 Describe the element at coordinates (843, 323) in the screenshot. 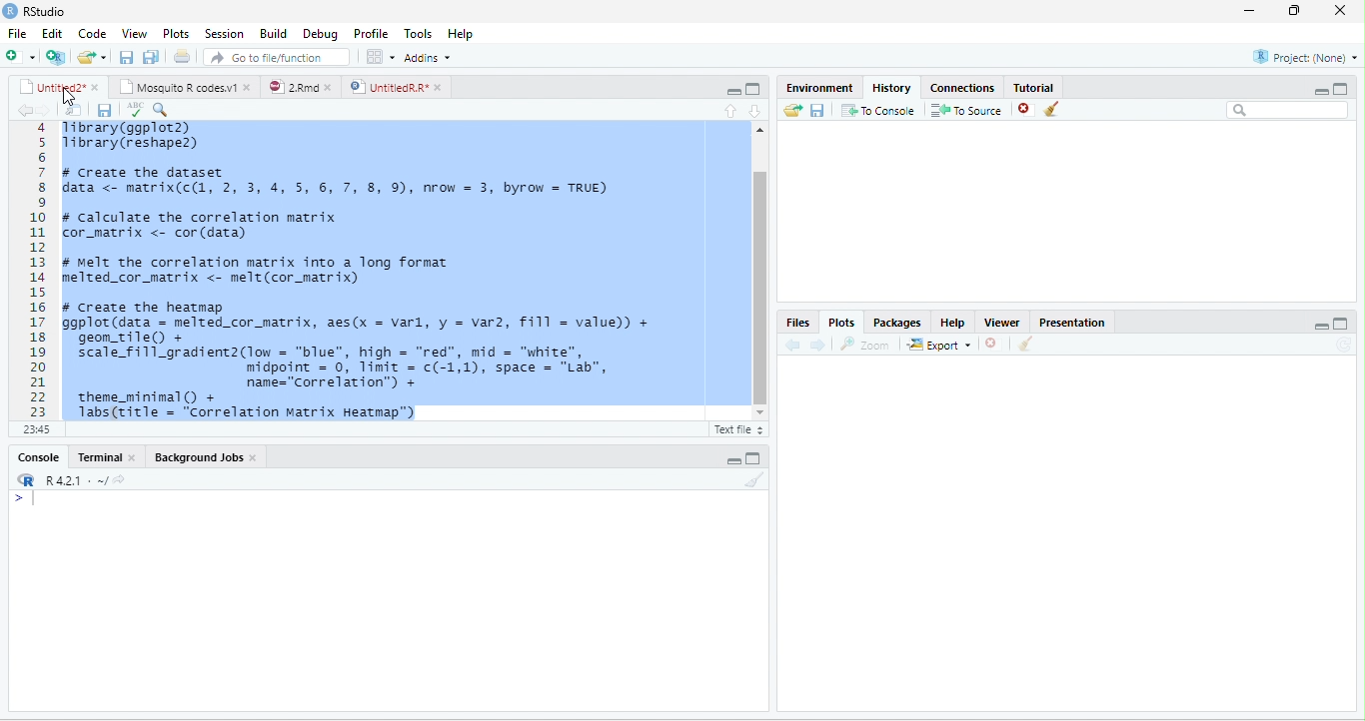

I see `plots` at that location.